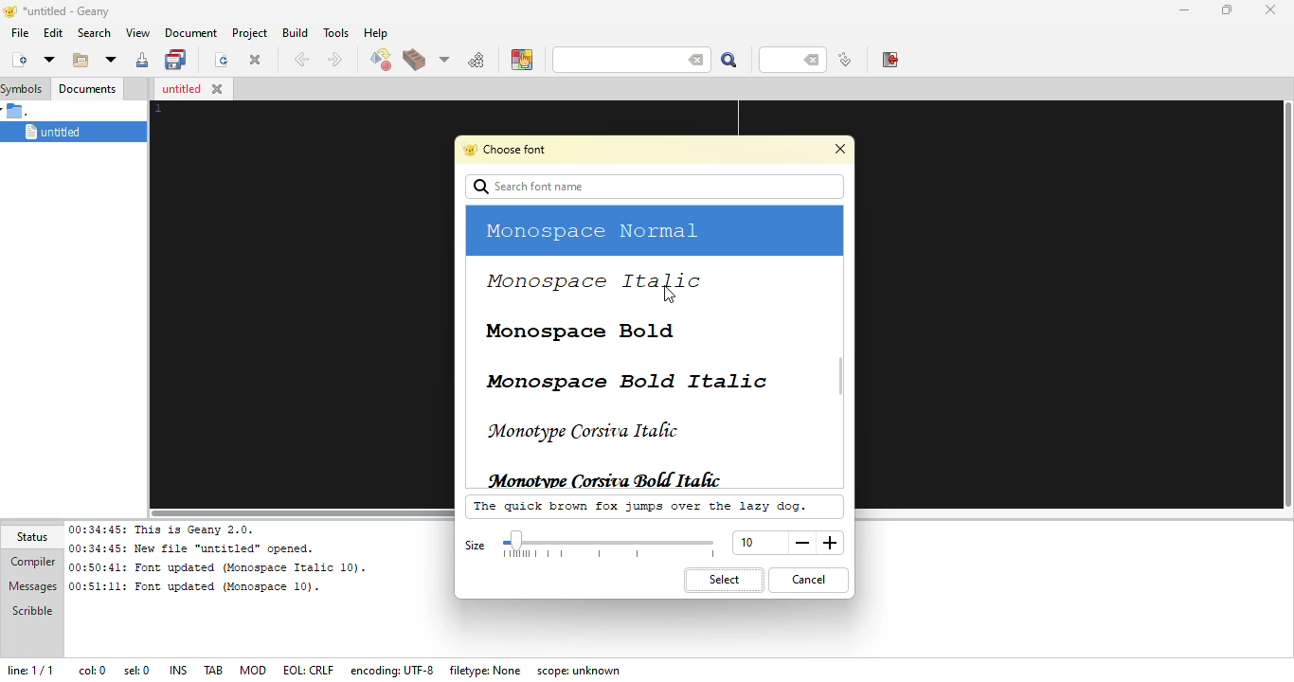  What do you see at coordinates (475, 546) in the screenshot?
I see `size` at bounding box center [475, 546].